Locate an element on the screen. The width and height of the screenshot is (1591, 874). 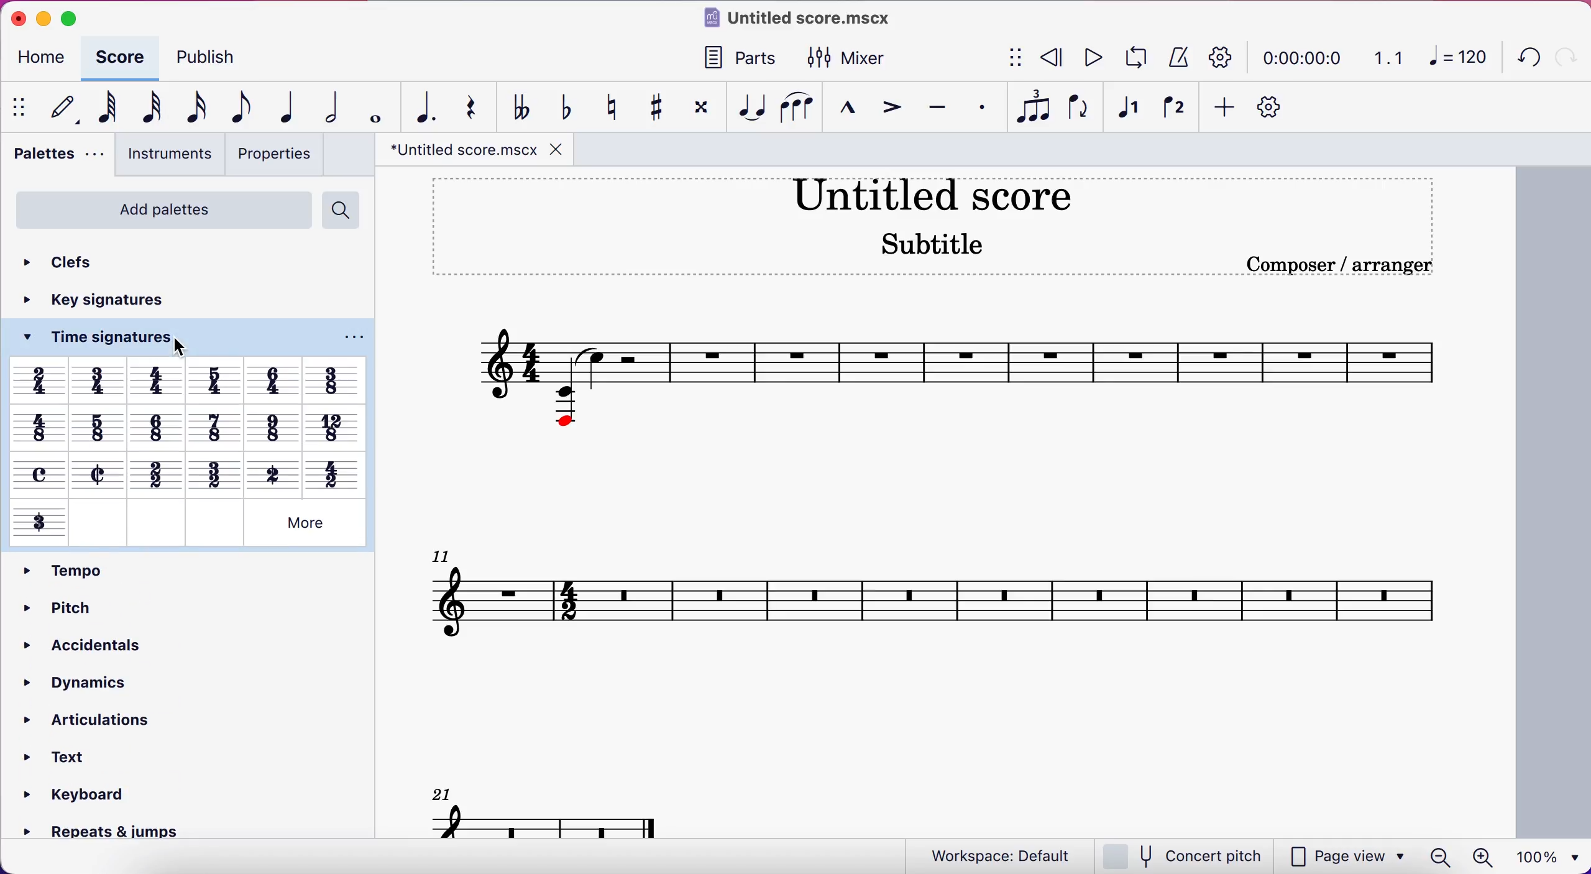
accidentals is located at coordinates (76, 648).